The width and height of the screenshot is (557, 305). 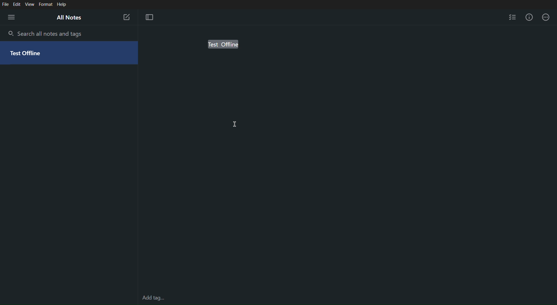 What do you see at coordinates (126, 17) in the screenshot?
I see `New Note` at bounding box center [126, 17].